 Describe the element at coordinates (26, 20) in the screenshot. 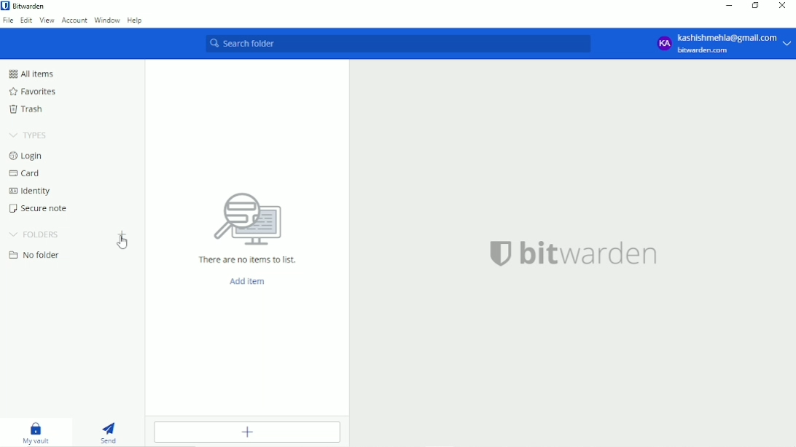

I see `Edit` at that location.